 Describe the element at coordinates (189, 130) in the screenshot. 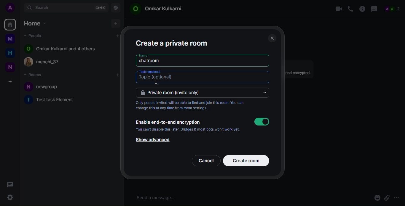

I see `‘You can't disable this later. Bridges & most bots won't work yet.` at that location.